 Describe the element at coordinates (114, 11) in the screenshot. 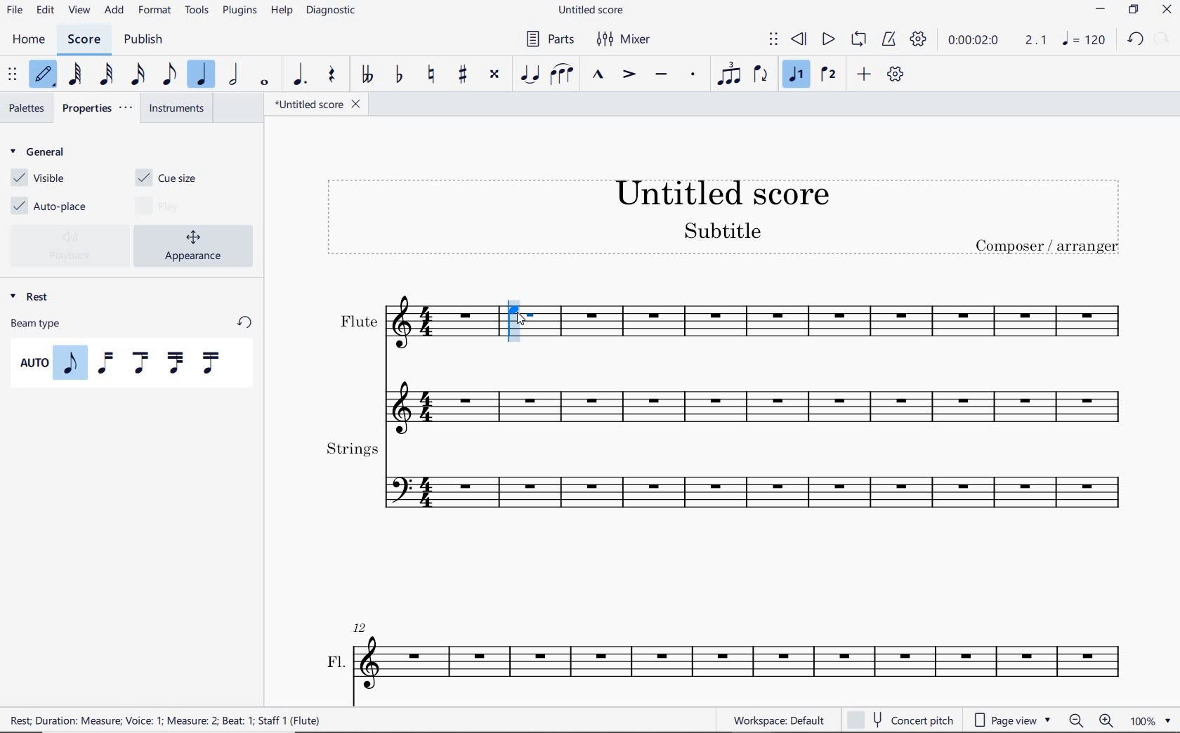

I see `ADD` at that location.